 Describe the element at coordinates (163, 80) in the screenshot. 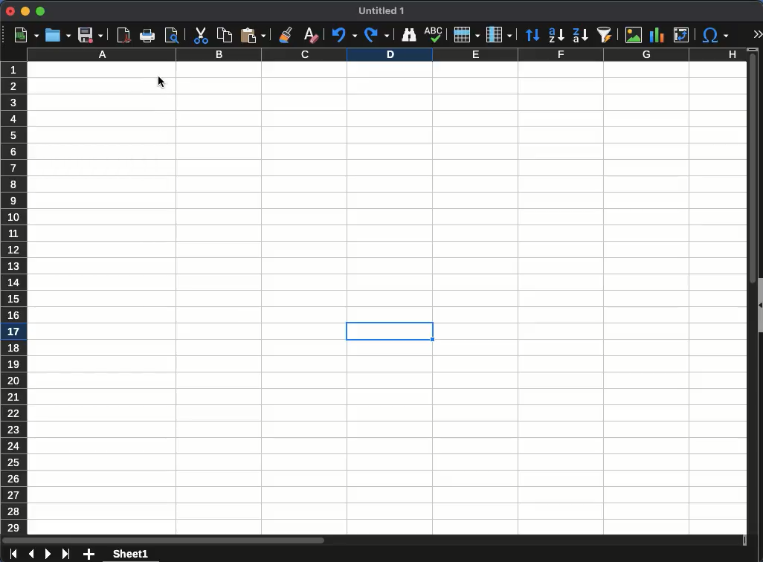

I see `cursor` at that location.